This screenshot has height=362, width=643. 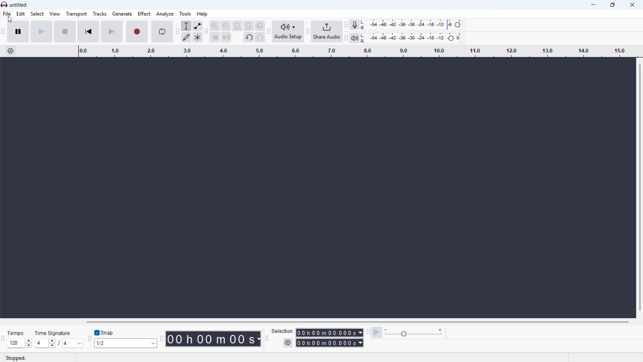 What do you see at coordinates (38, 14) in the screenshot?
I see `select ` at bounding box center [38, 14].